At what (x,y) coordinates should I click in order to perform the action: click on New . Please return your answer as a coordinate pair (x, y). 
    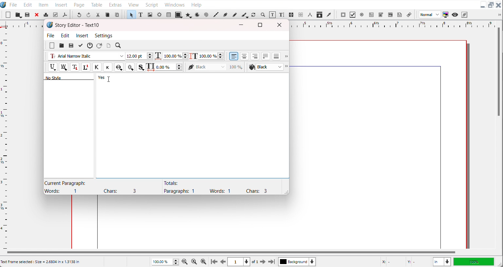
    Looking at the image, I should click on (52, 45).